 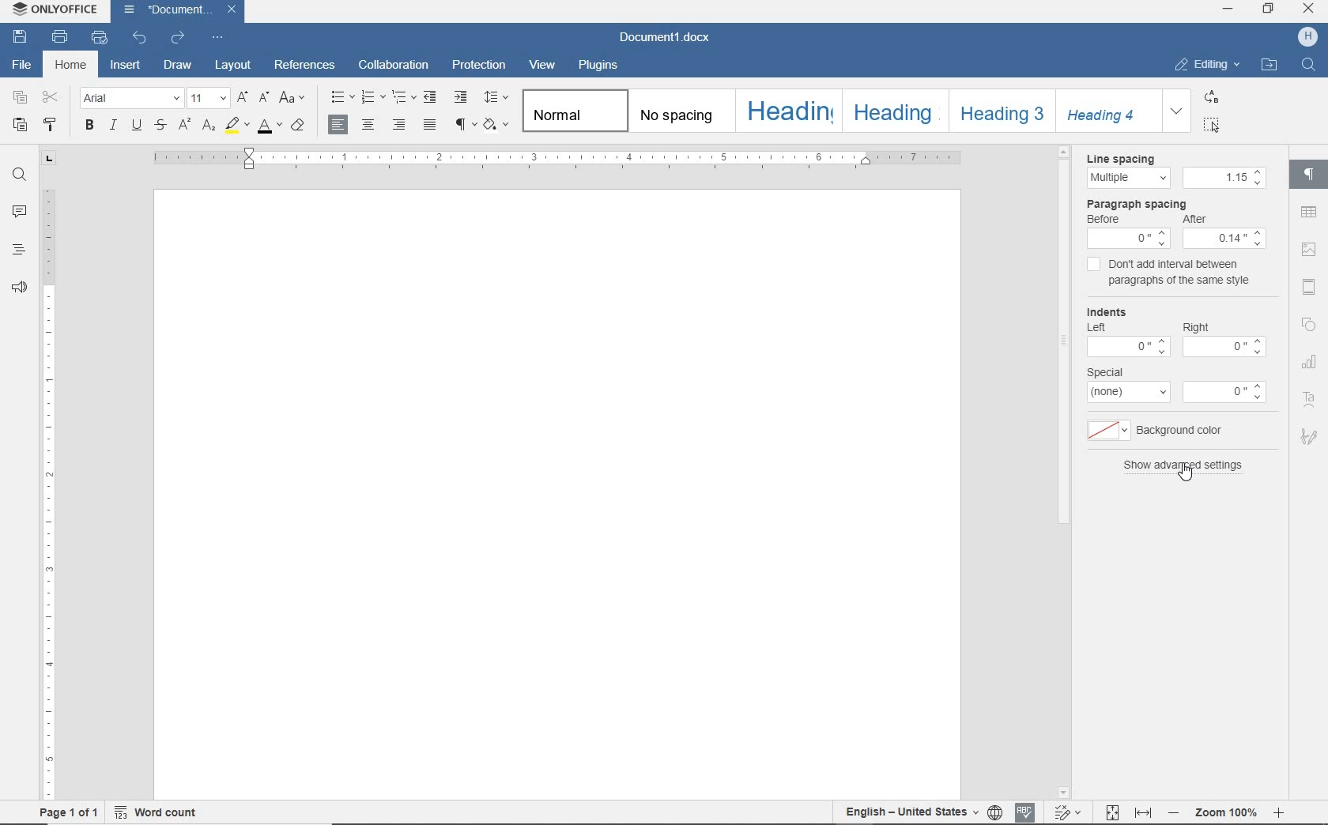 I want to click on cut, so click(x=51, y=99).